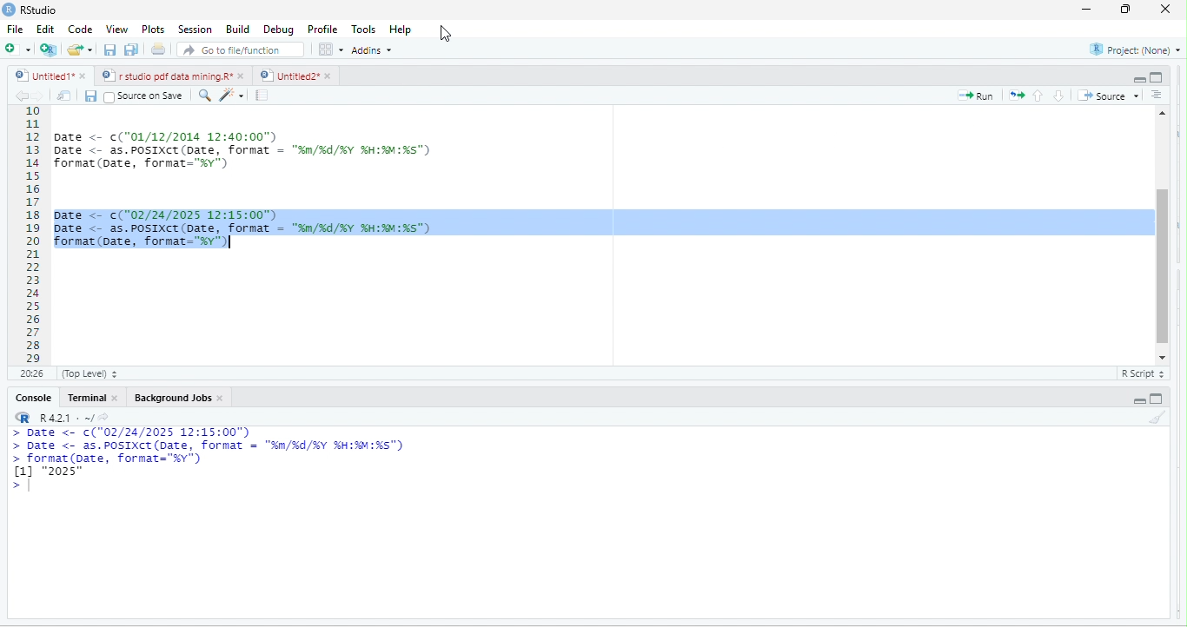  Describe the element at coordinates (288, 76) in the screenshot. I see ` Untitled2` at that location.